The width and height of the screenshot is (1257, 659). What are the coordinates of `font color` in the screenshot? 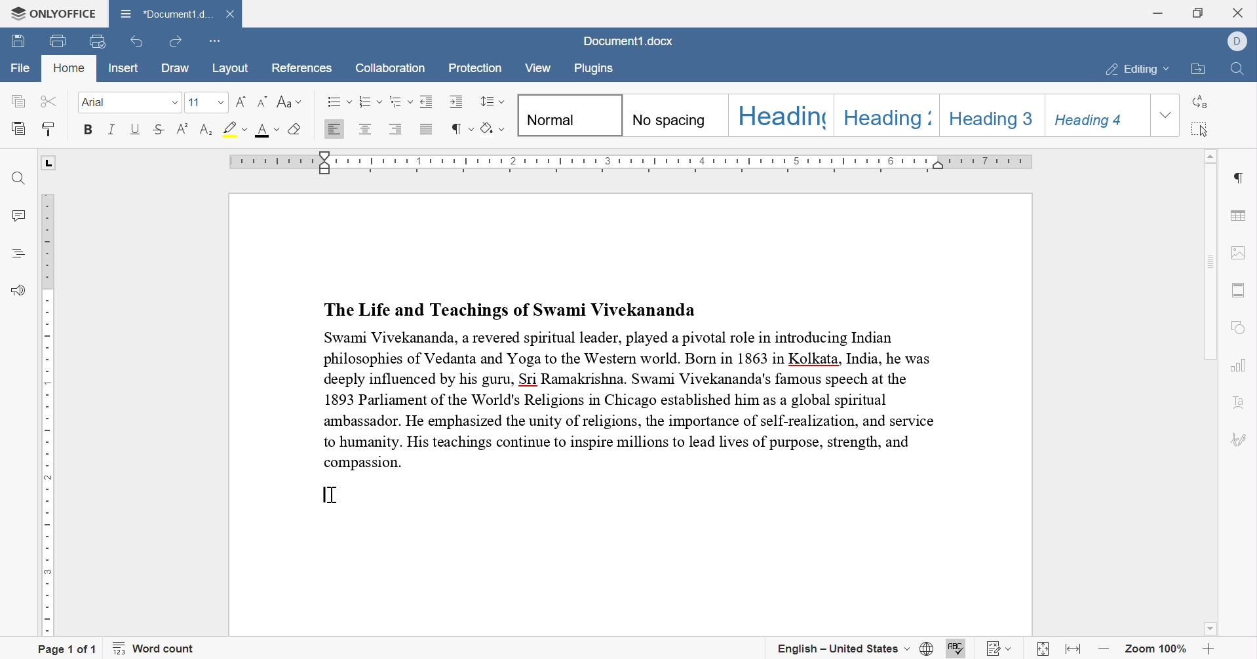 It's located at (268, 130).